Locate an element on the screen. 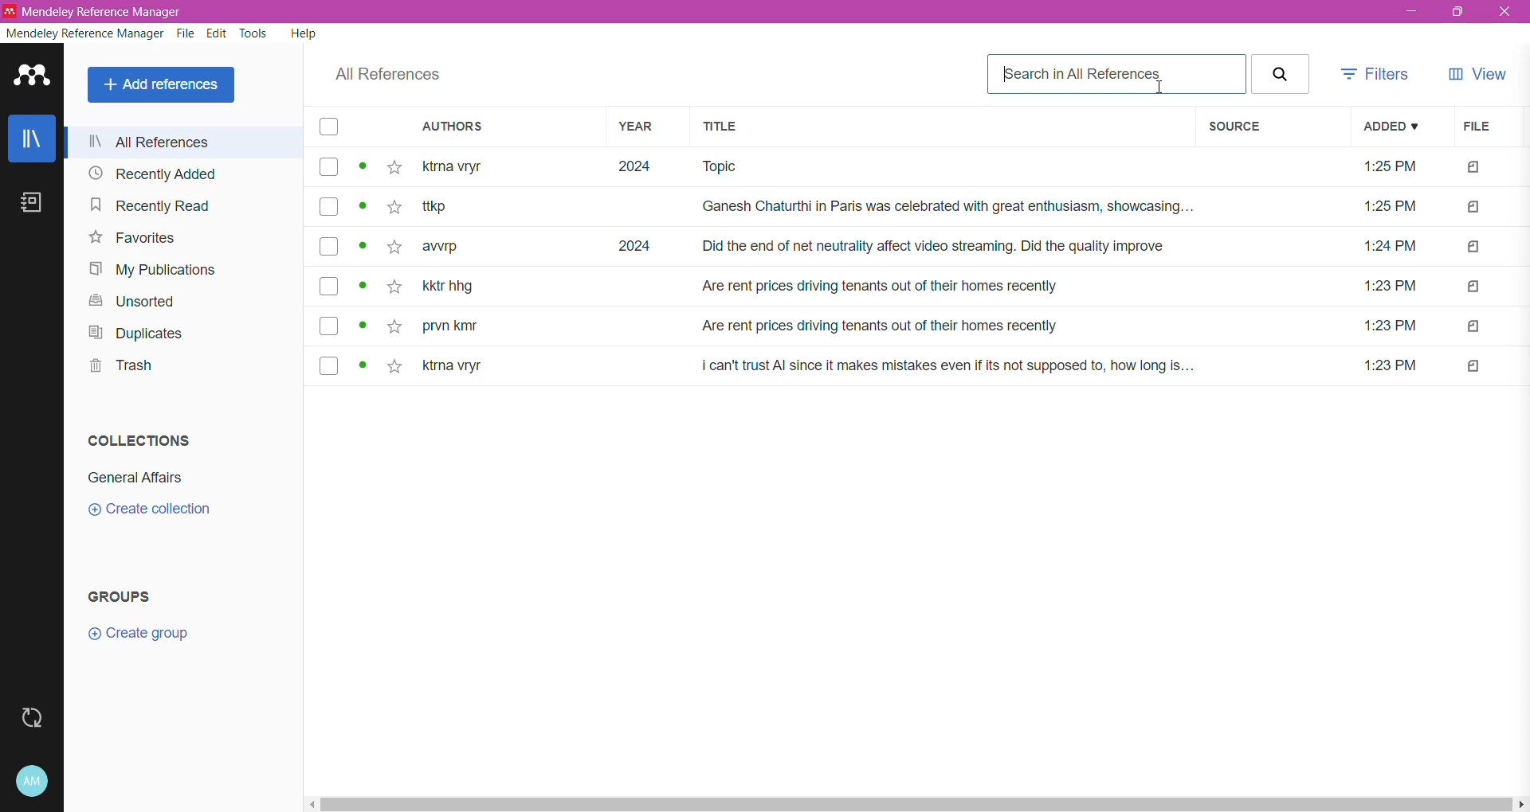 Image resolution: width=1530 pixels, height=812 pixels. Source is located at coordinates (1269, 127).